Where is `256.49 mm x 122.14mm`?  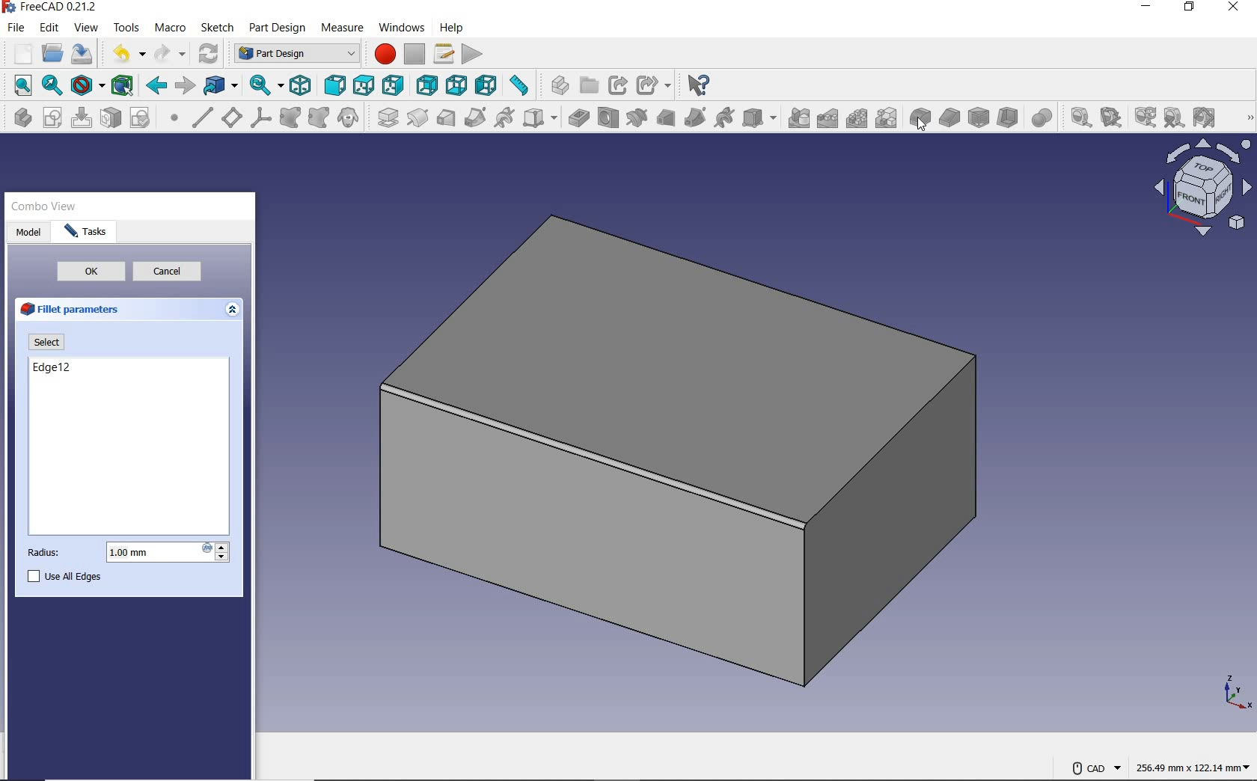 256.49 mm x 122.14mm is located at coordinates (1193, 766).